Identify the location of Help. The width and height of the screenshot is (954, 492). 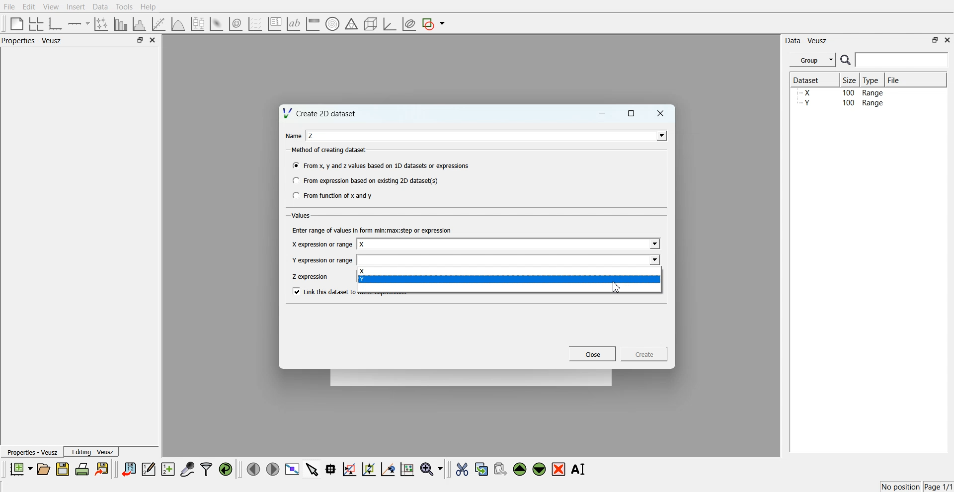
(149, 7).